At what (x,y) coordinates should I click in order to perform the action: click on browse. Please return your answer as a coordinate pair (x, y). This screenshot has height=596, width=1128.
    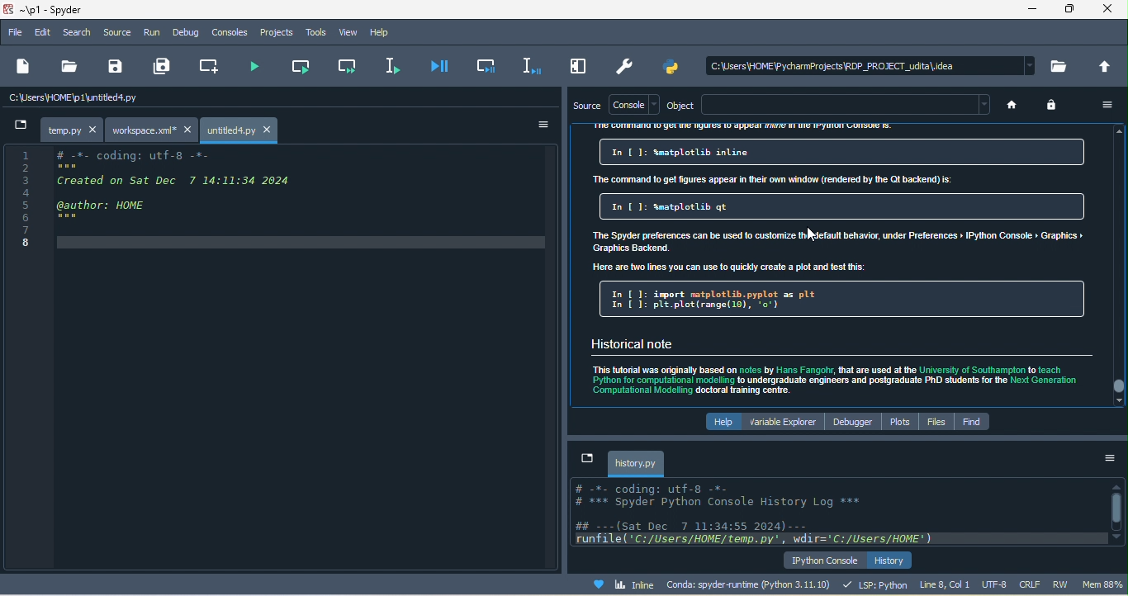
    Looking at the image, I should click on (1056, 66).